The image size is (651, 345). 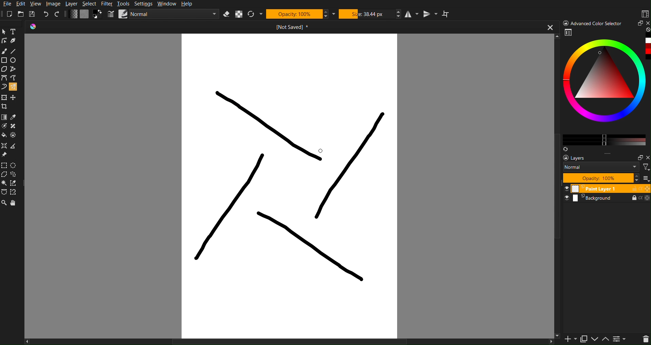 I want to click on Pointer, so click(x=4, y=31).